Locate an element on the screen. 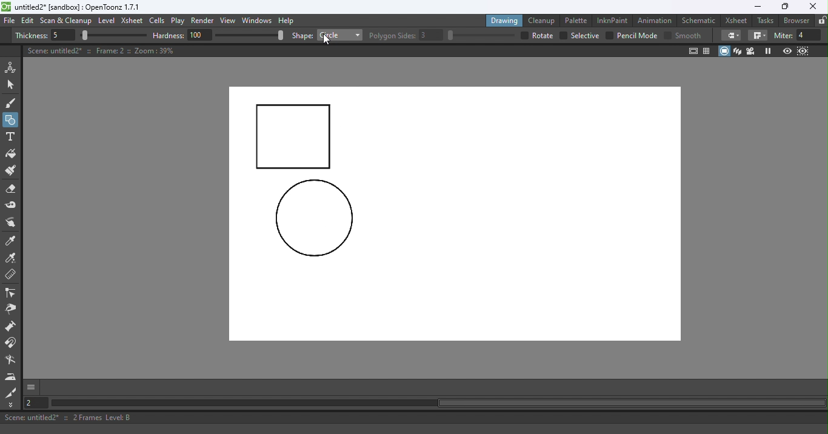 The width and height of the screenshot is (828, 434). Brush tool is located at coordinates (13, 102).